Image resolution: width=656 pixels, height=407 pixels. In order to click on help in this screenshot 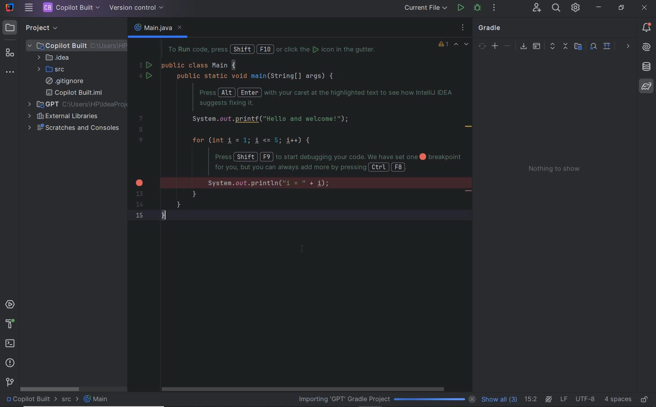, I will do `click(9, 324)`.